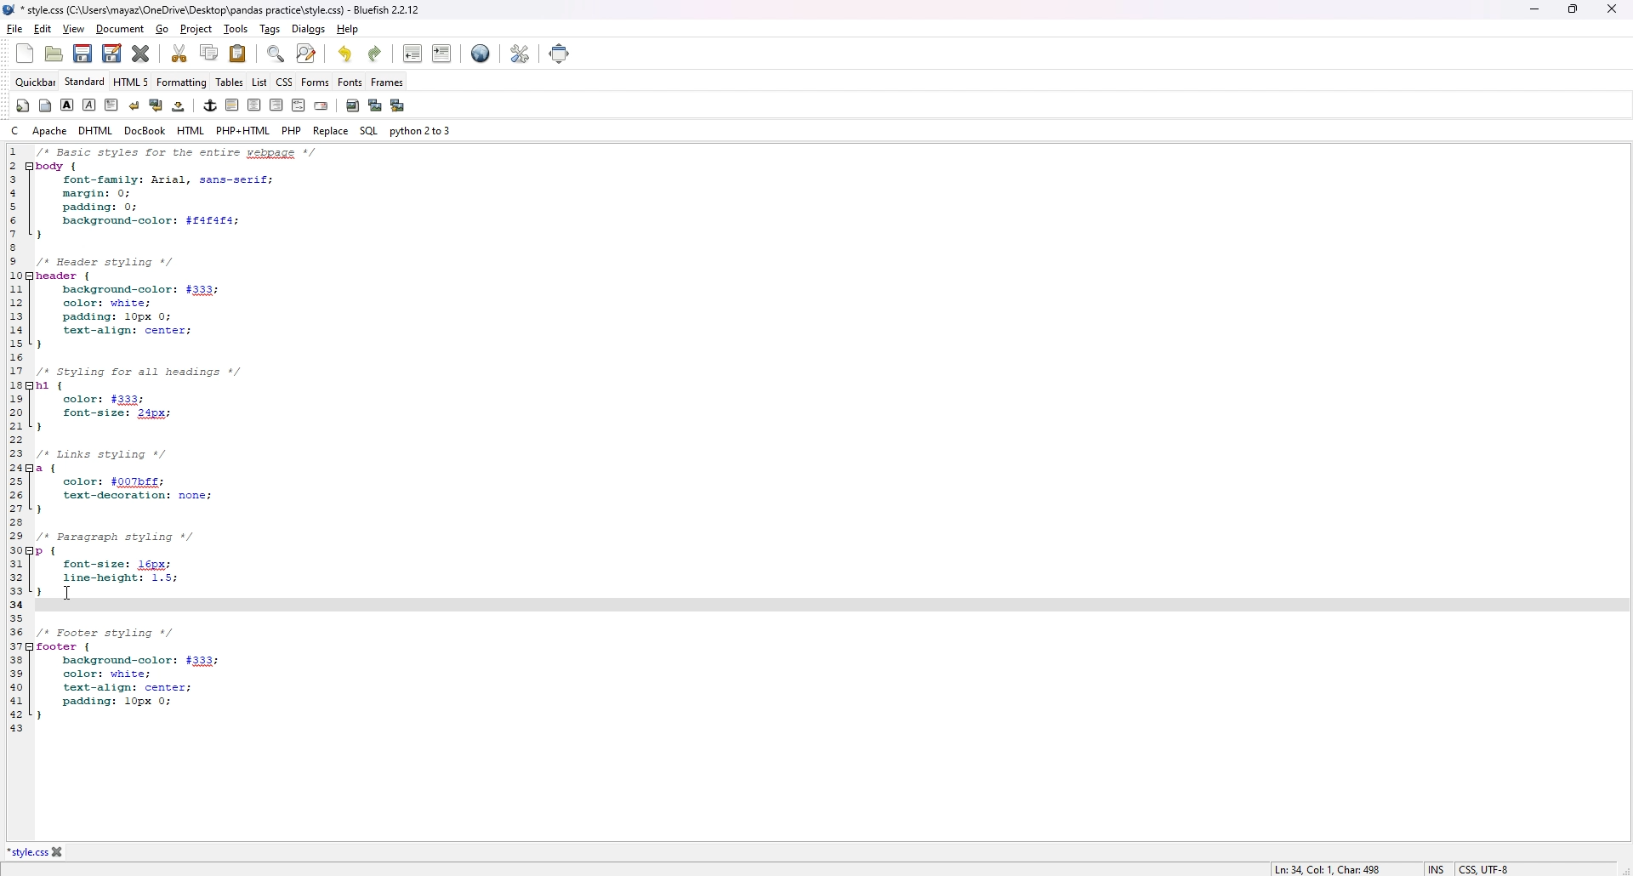 The image size is (1633, 876). Describe the element at coordinates (413, 54) in the screenshot. I see `unindent` at that location.